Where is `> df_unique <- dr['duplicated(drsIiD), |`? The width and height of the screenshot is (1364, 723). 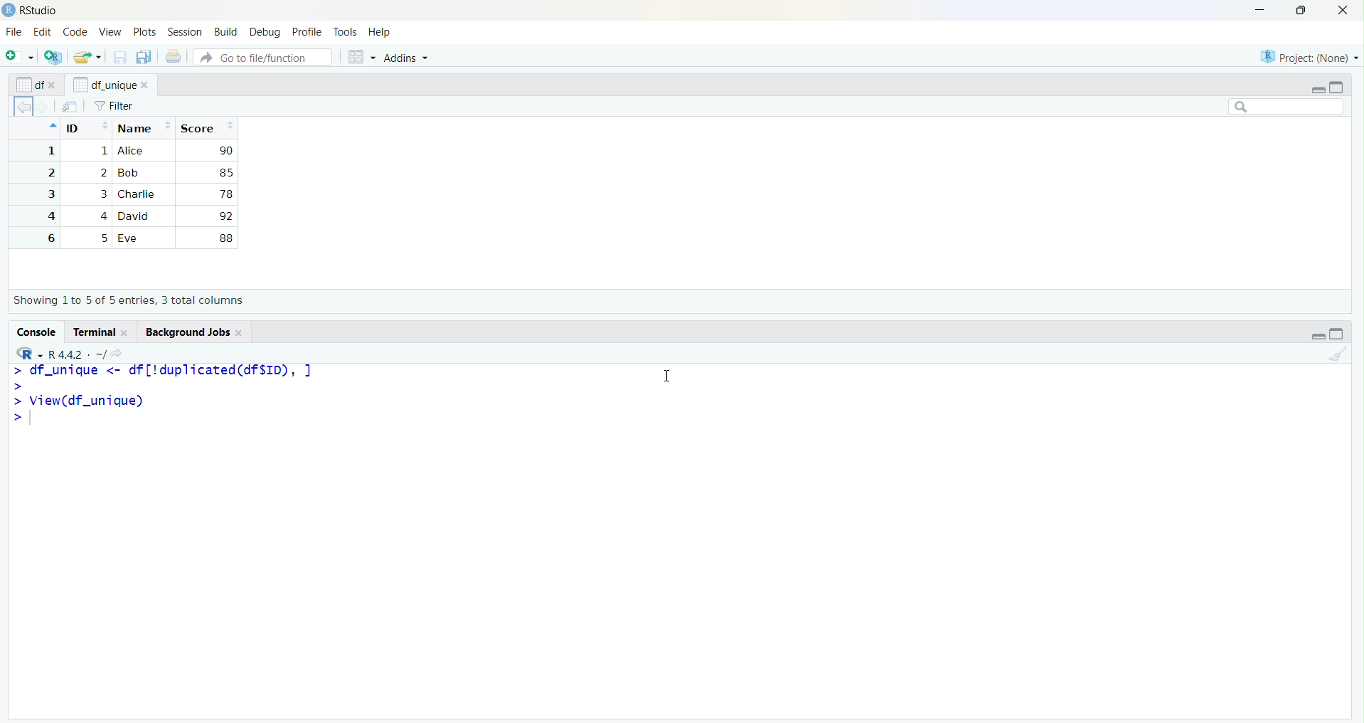 > df_unique <- dr['duplicated(drsIiD), | is located at coordinates (173, 370).